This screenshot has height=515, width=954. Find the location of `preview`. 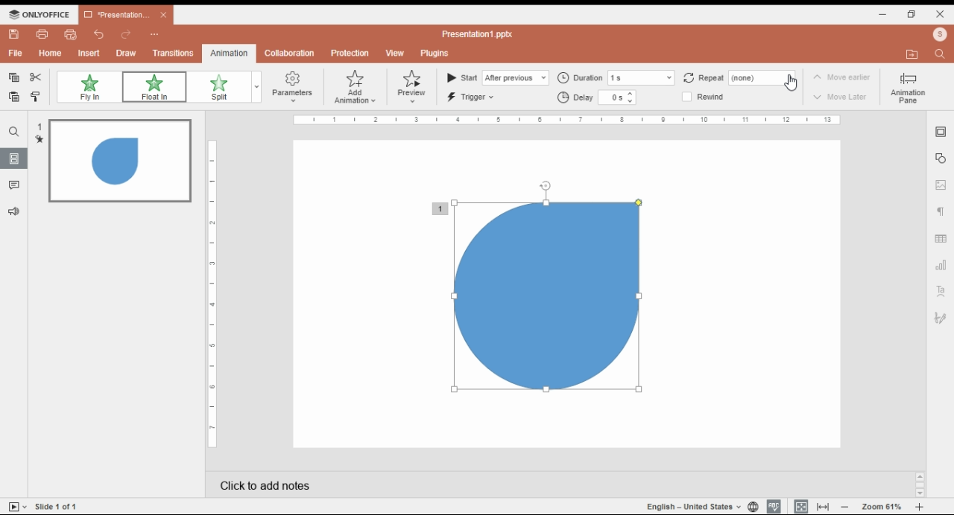

preview is located at coordinates (412, 87).